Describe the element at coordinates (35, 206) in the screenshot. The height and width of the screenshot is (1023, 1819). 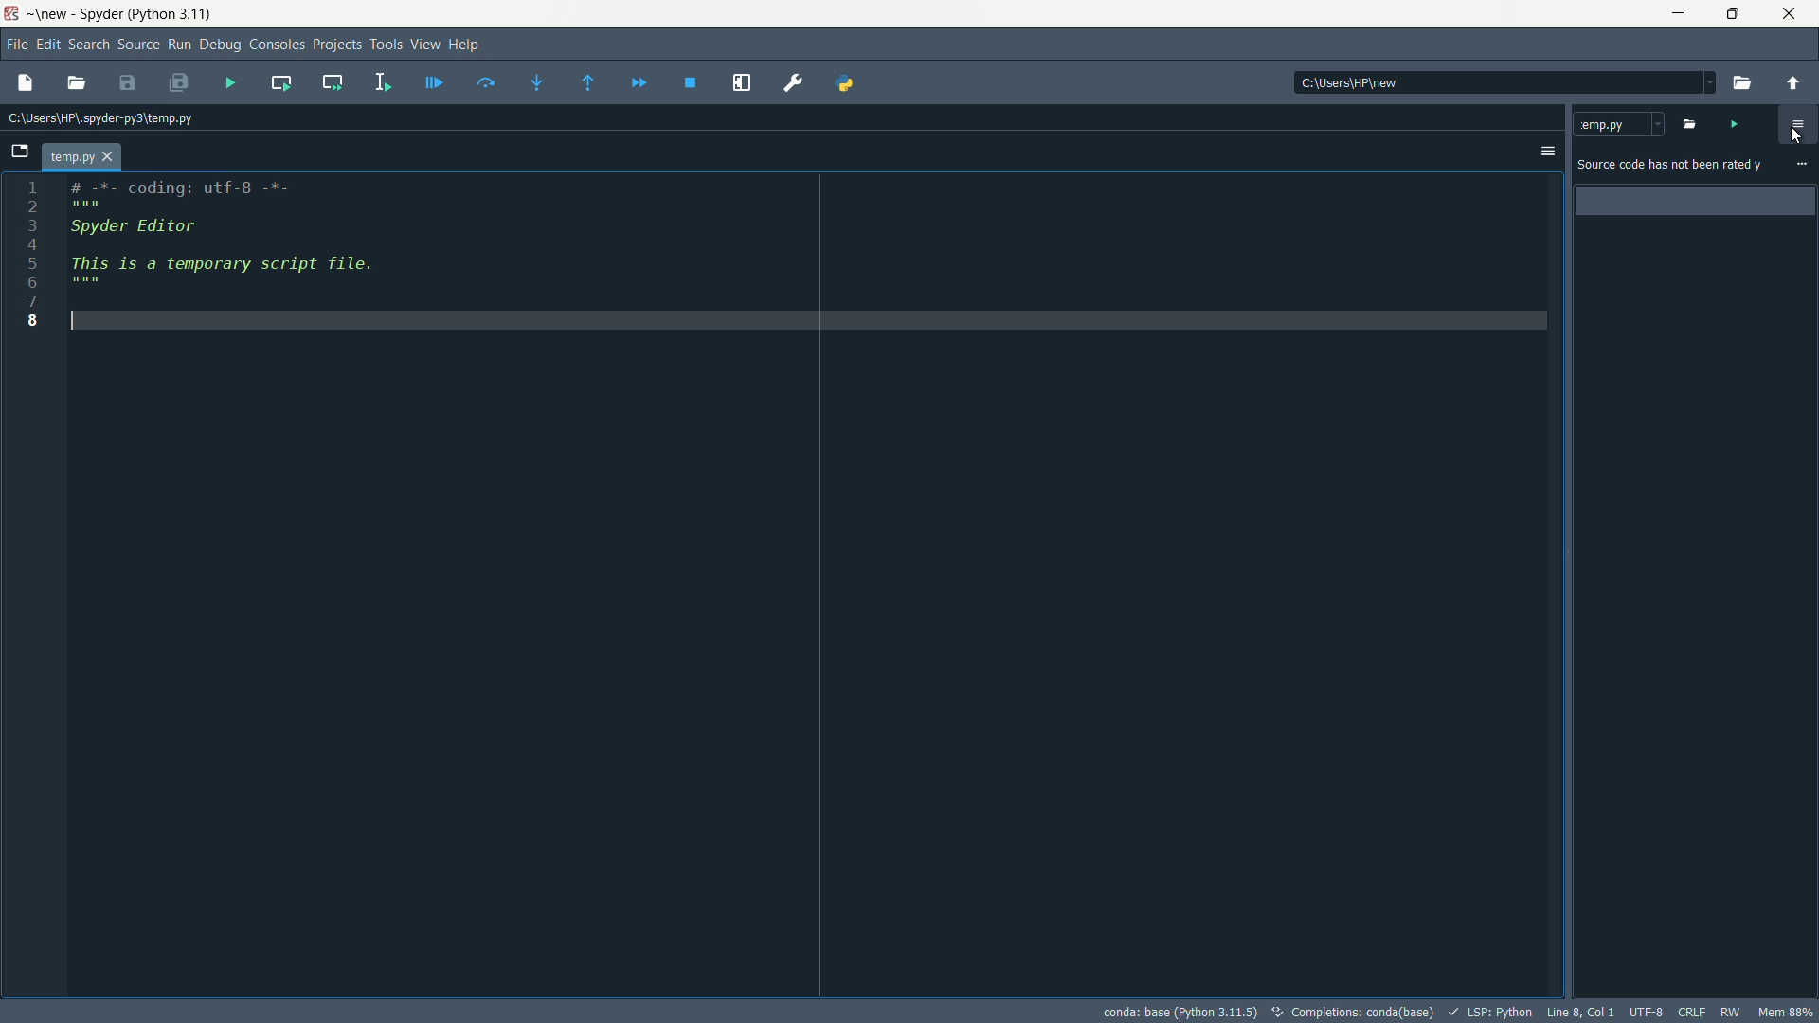
I see `2` at that location.